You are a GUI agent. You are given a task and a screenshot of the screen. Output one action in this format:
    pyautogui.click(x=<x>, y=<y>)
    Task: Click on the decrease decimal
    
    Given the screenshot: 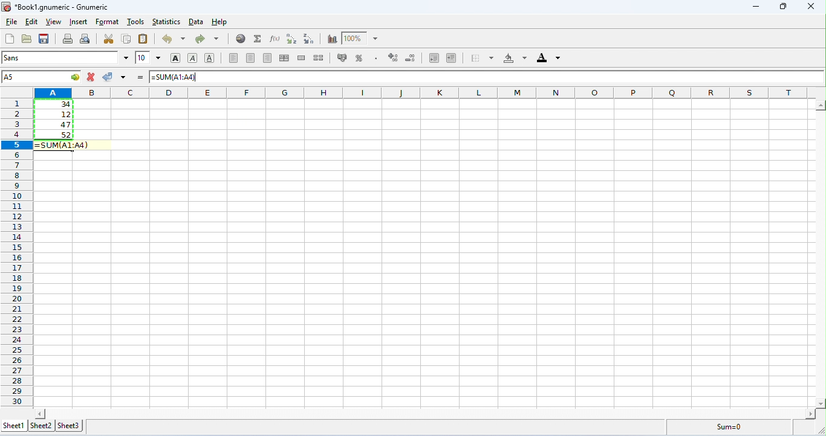 What is the action you would take?
    pyautogui.click(x=411, y=58)
    